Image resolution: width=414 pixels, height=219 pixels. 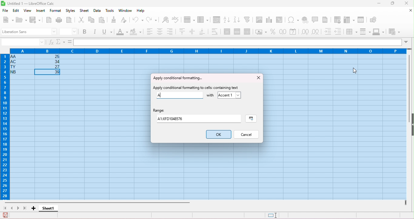 I want to click on add decimal, so click(x=305, y=32).